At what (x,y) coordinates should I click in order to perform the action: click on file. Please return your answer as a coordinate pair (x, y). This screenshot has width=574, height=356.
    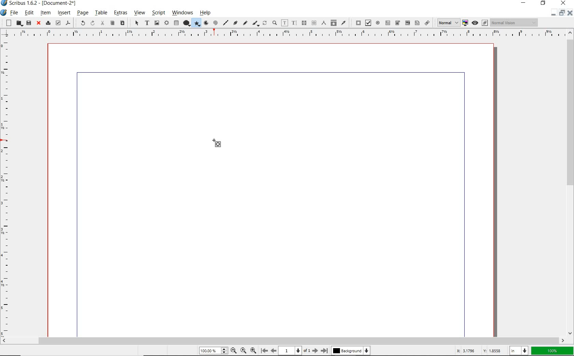
    Looking at the image, I should click on (14, 13).